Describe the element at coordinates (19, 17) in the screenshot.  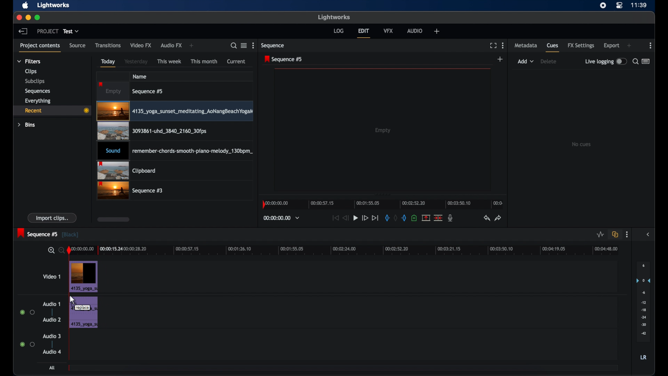
I see `close` at that location.